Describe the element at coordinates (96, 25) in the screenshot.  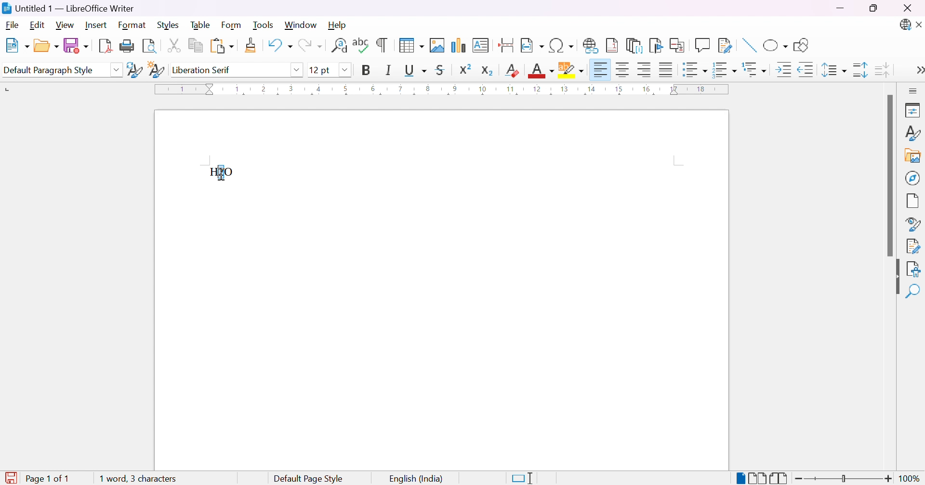
I see `Insert` at that location.